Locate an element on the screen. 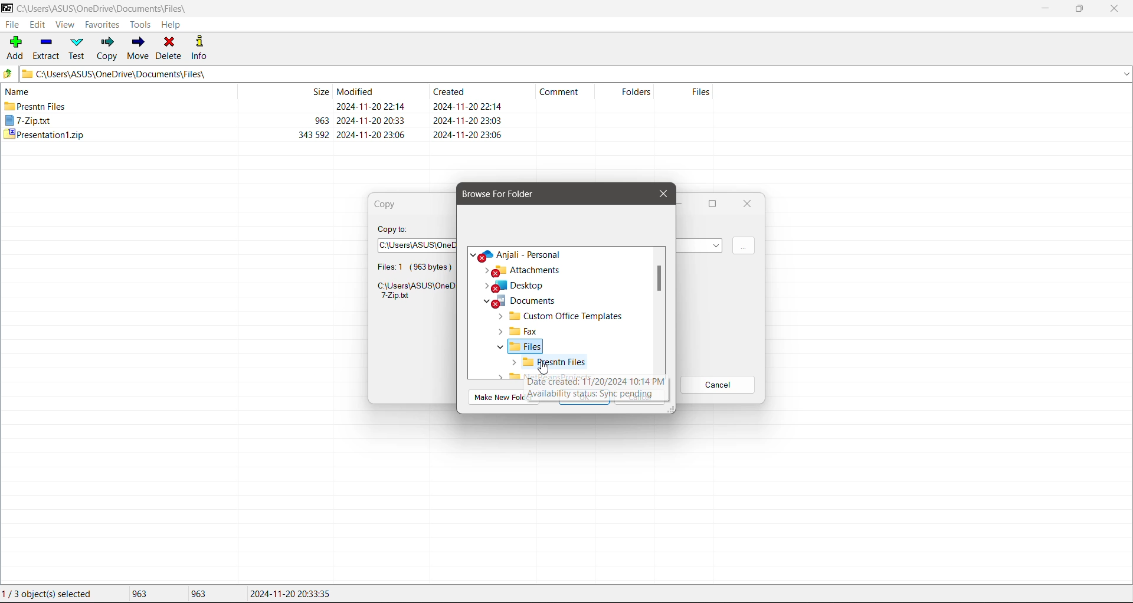  Copy is located at coordinates (390, 205).